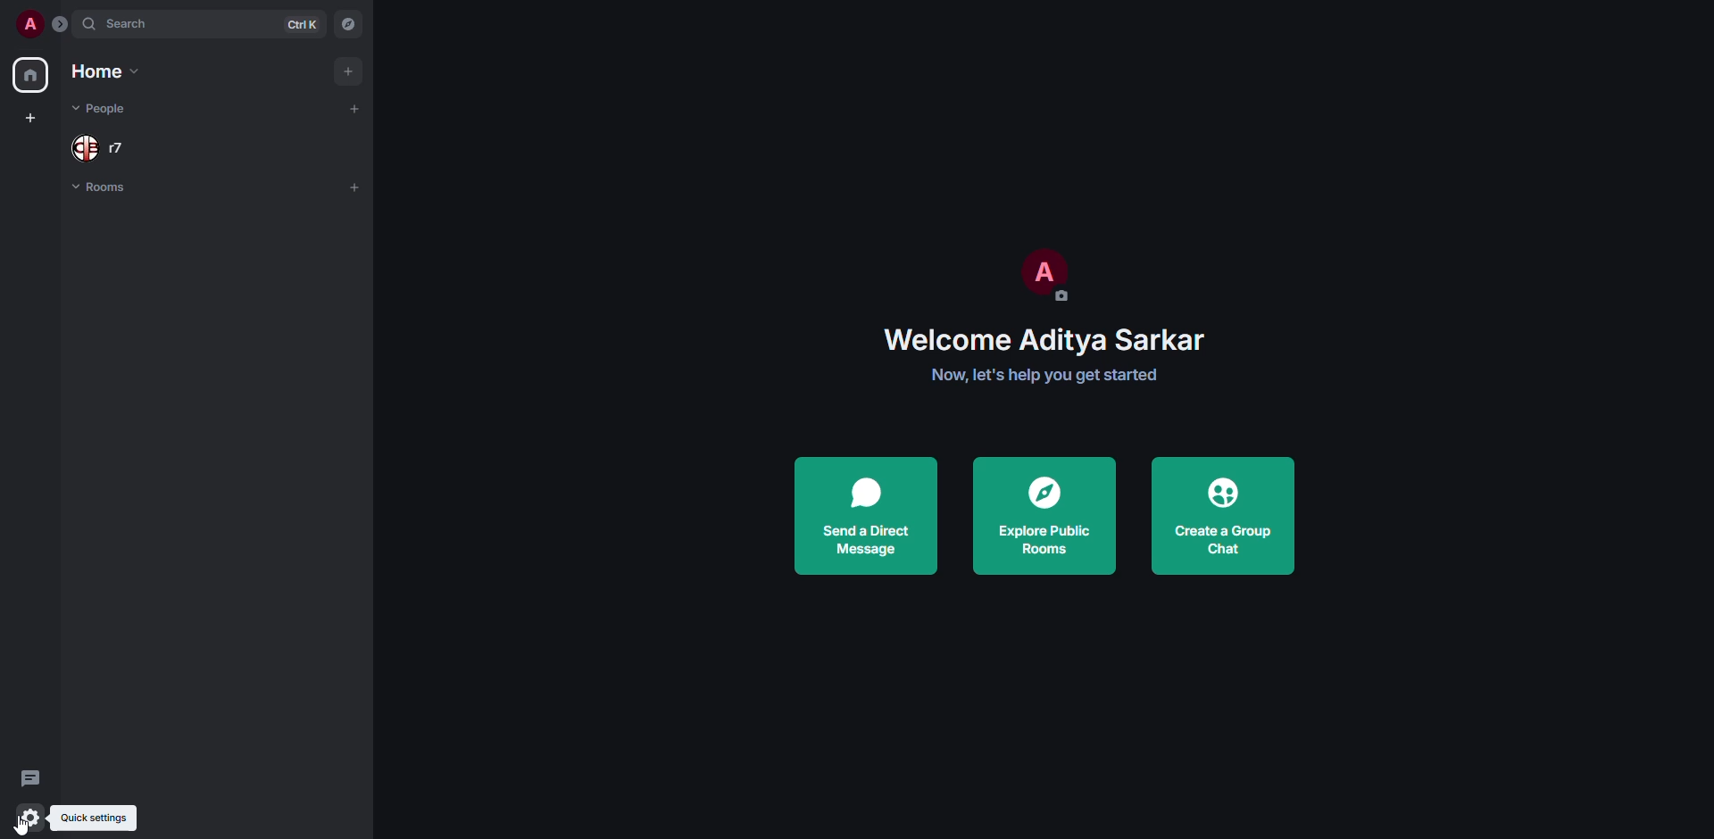 The height and width of the screenshot is (839, 1714). Describe the element at coordinates (360, 185) in the screenshot. I see `add` at that location.